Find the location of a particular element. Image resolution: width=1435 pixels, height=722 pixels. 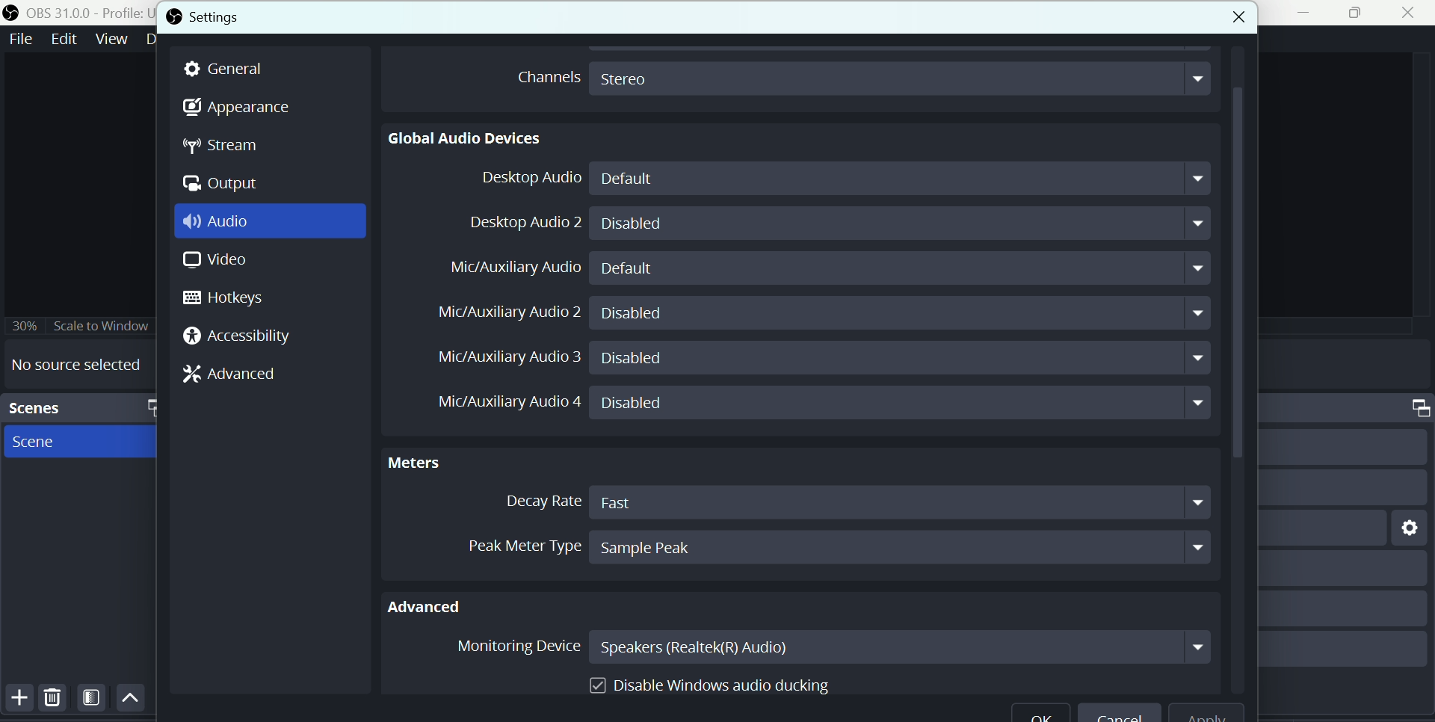

Video is located at coordinates (212, 262).